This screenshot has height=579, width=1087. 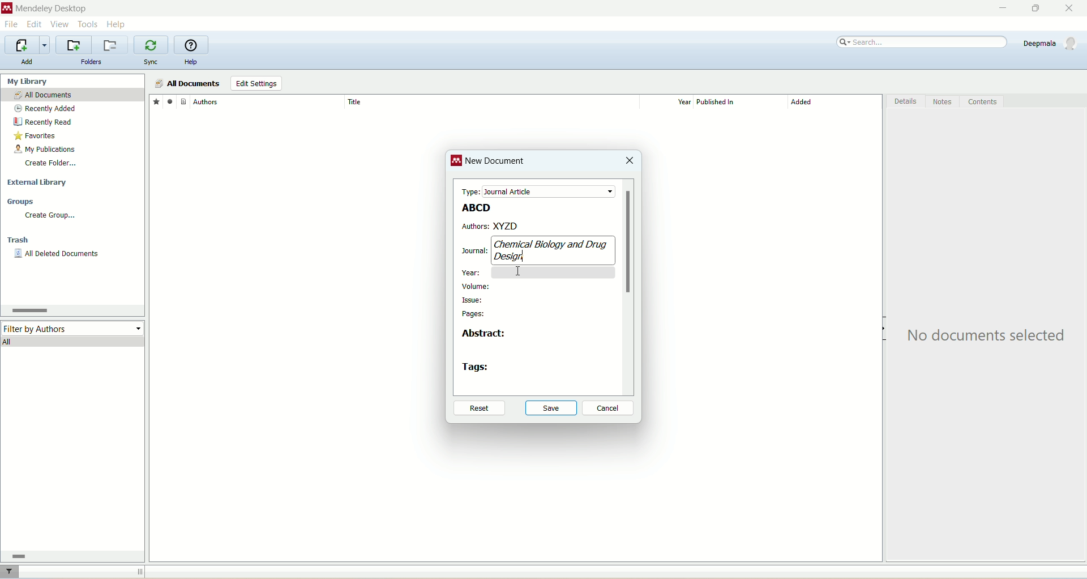 I want to click on vertical scroll bar, so click(x=630, y=287).